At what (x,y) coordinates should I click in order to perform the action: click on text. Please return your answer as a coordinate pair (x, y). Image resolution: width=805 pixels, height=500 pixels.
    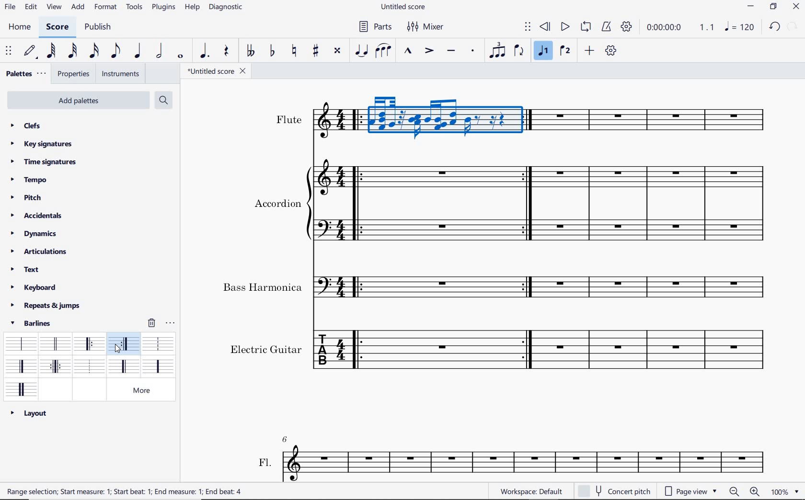
    Looking at the image, I should click on (263, 287).